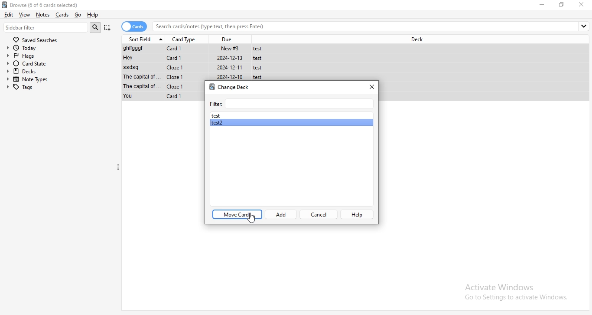  I want to click on notes, so click(44, 14).